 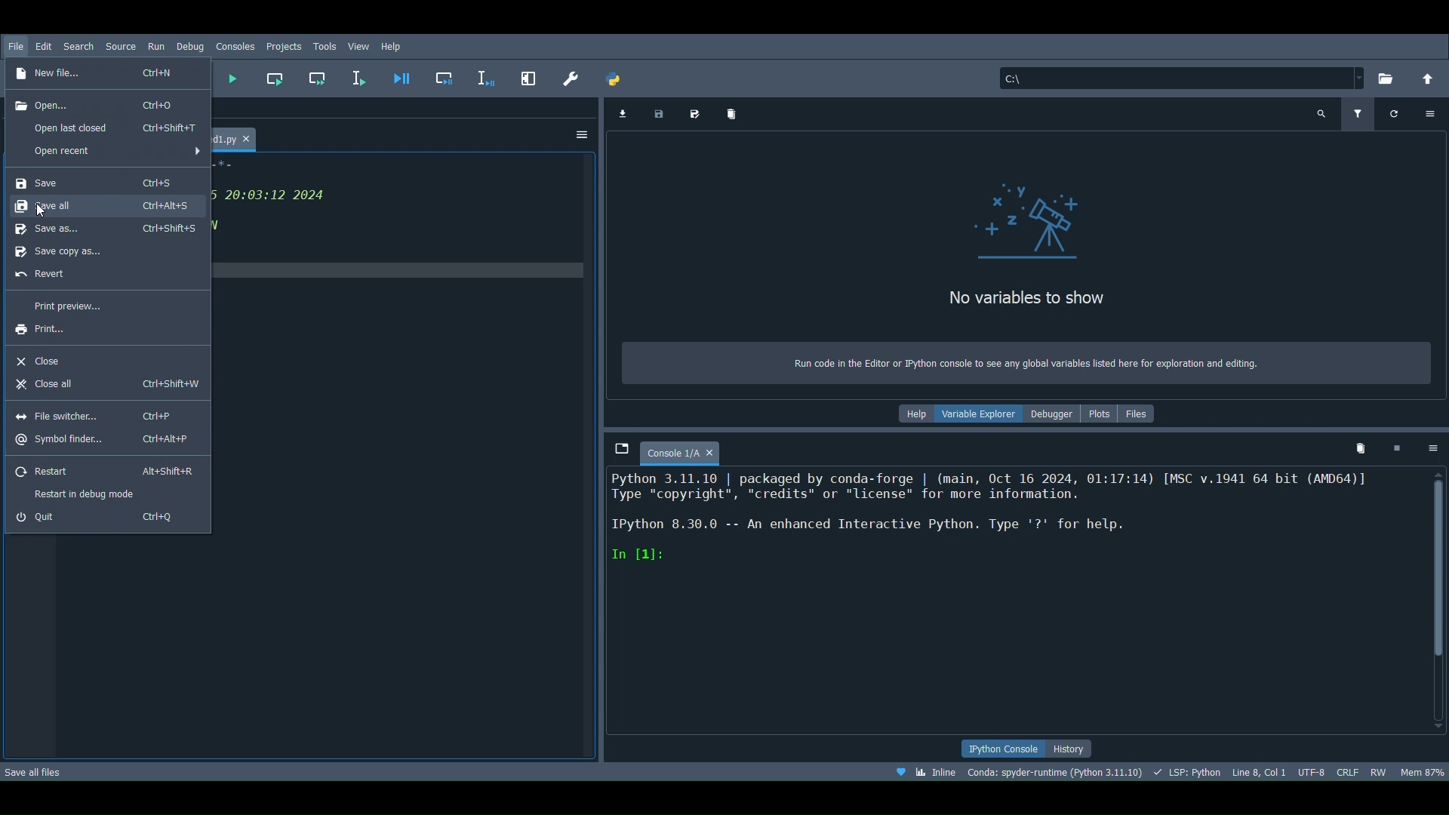 I want to click on Save all, so click(x=103, y=227).